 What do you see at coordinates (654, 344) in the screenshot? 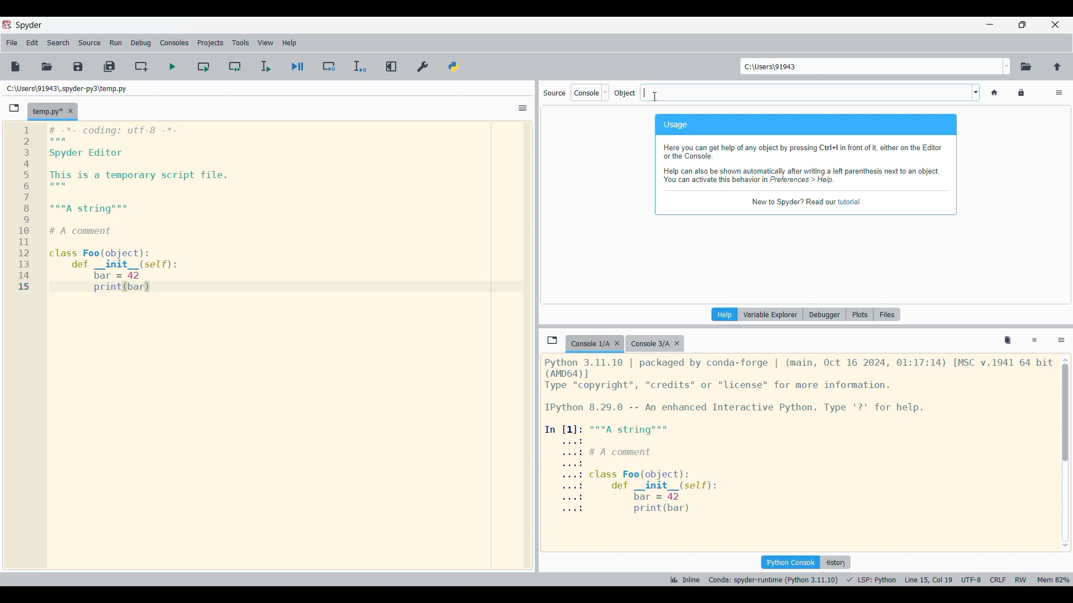
I see `Other tab` at bounding box center [654, 344].